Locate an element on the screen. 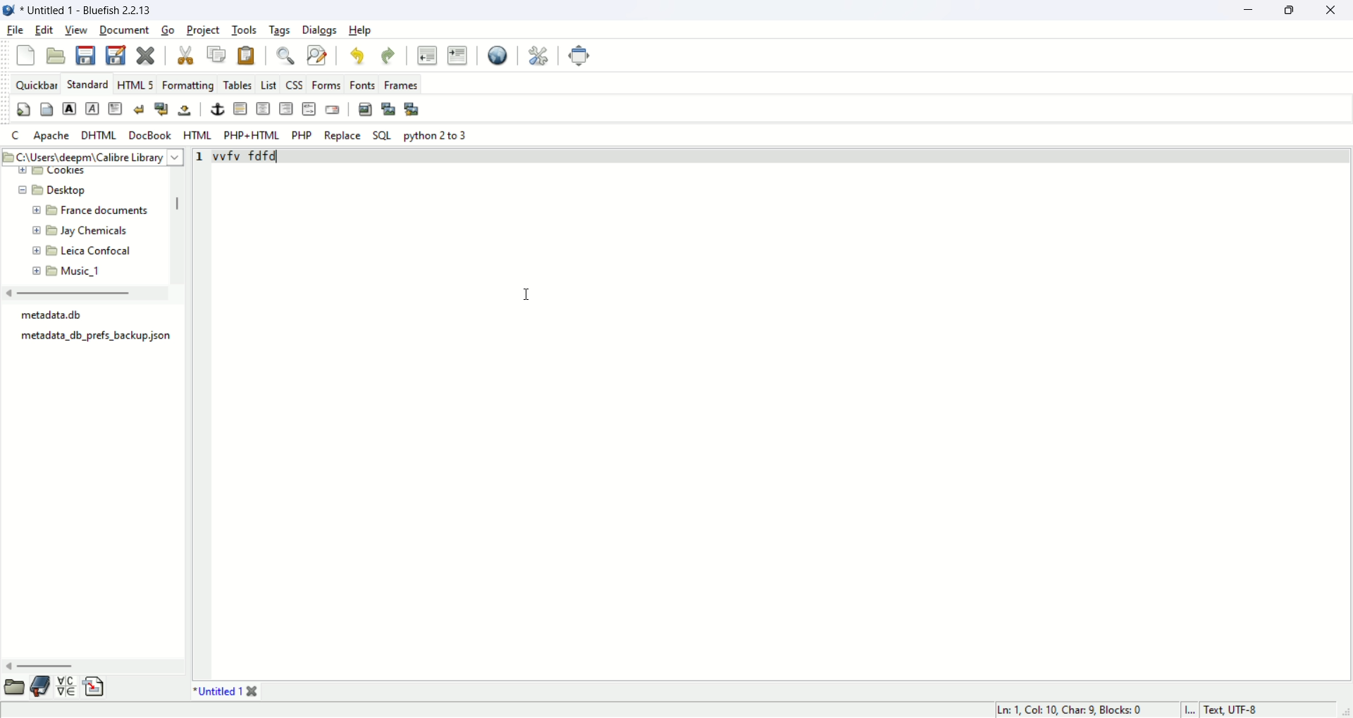  copy is located at coordinates (216, 55).